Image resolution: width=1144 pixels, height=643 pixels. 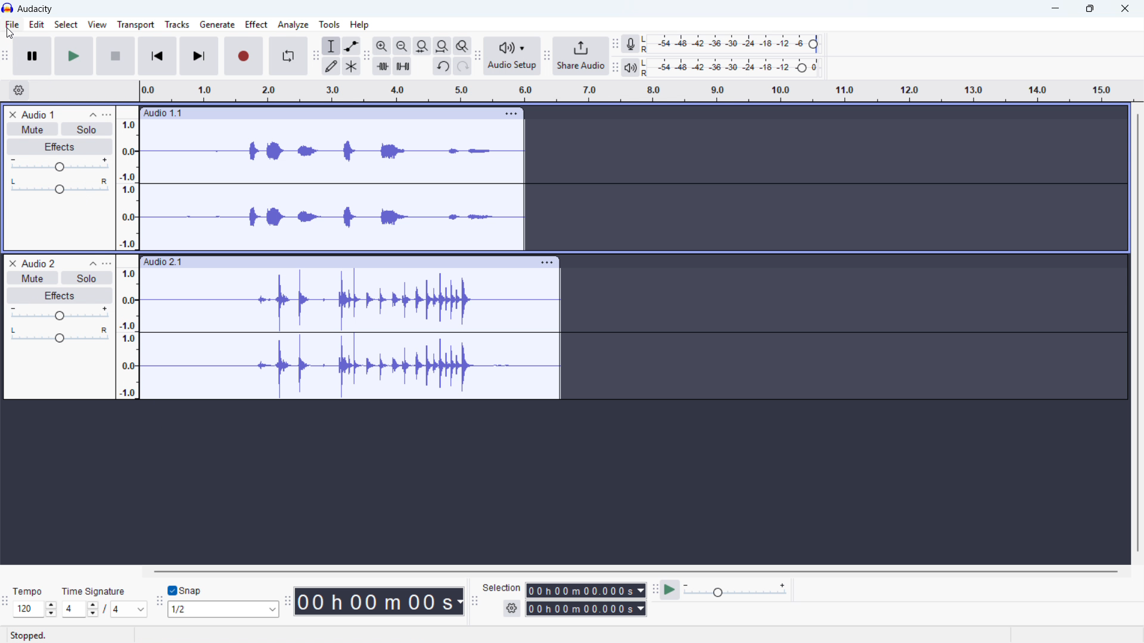 I want to click on Timeline , so click(x=637, y=91).